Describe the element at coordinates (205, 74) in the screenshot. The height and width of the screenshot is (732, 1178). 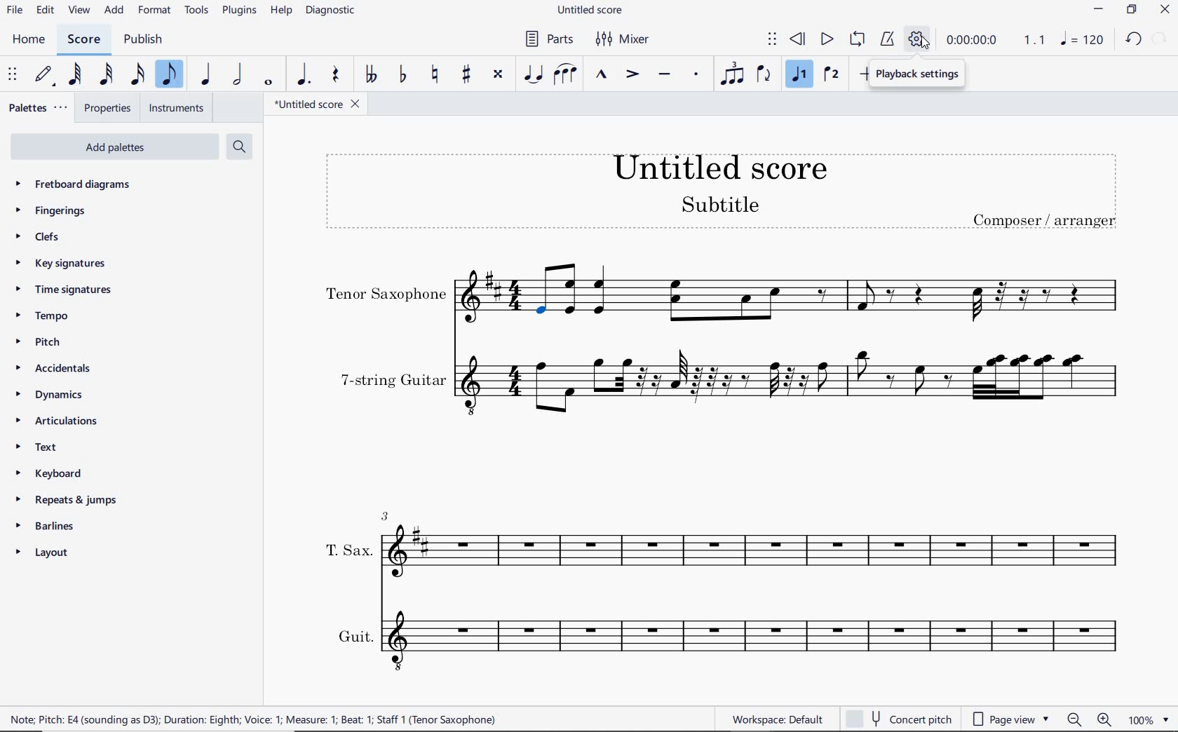
I see `QUARTER NOTE` at that location.